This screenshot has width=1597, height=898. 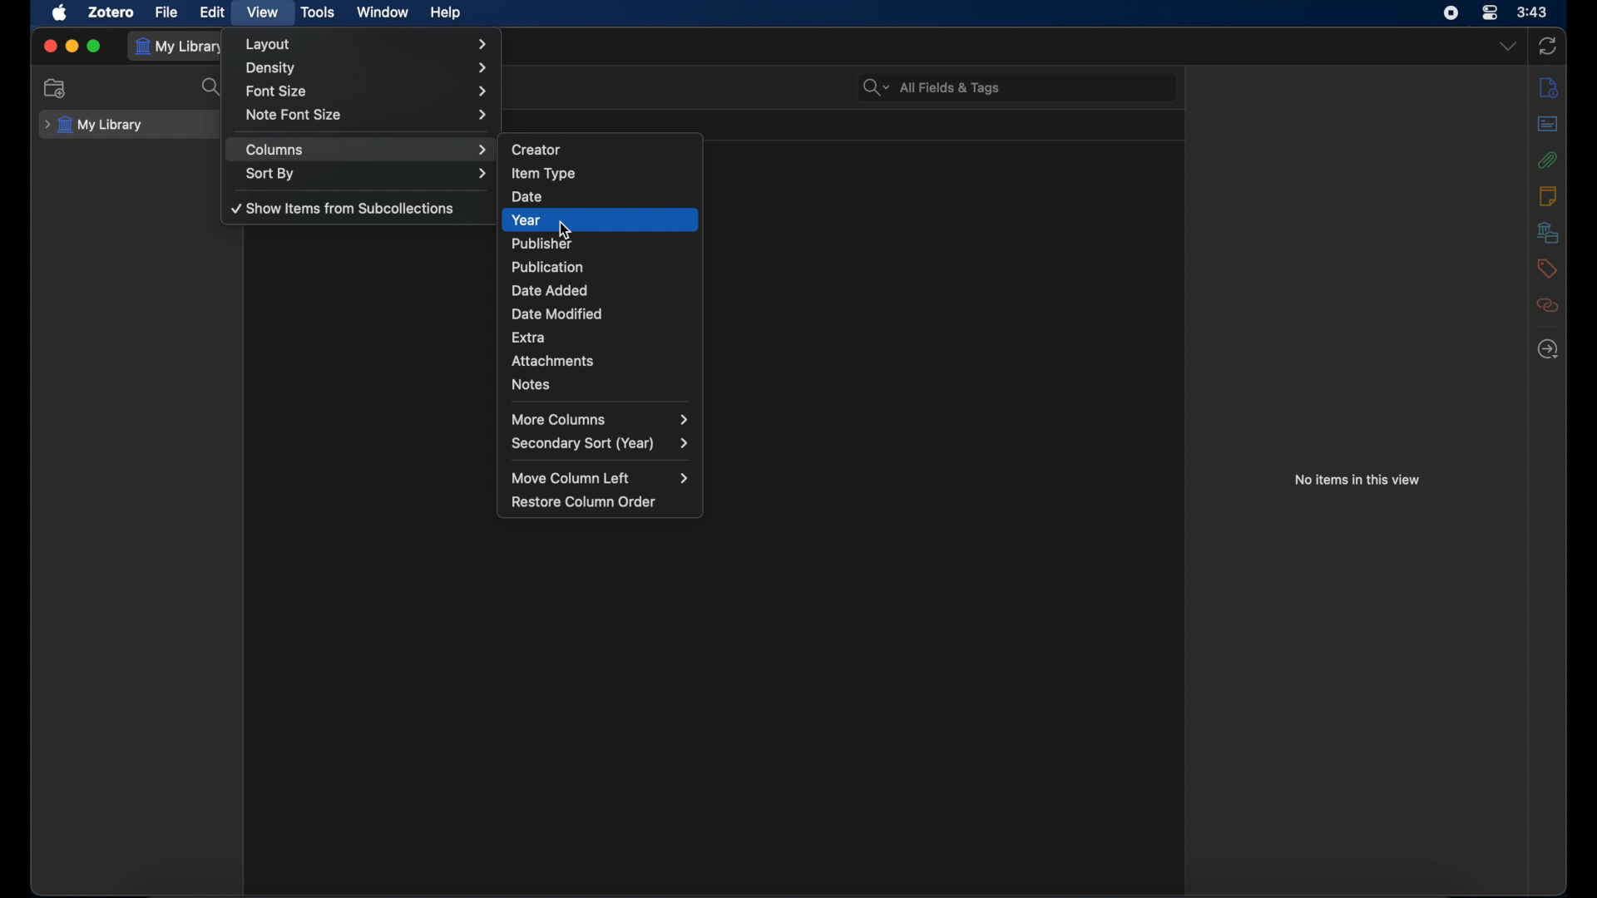 What do you see at coordinates (1548, 124) in the screenshot?
I see `abstract` at bounding box center [1548, 124].